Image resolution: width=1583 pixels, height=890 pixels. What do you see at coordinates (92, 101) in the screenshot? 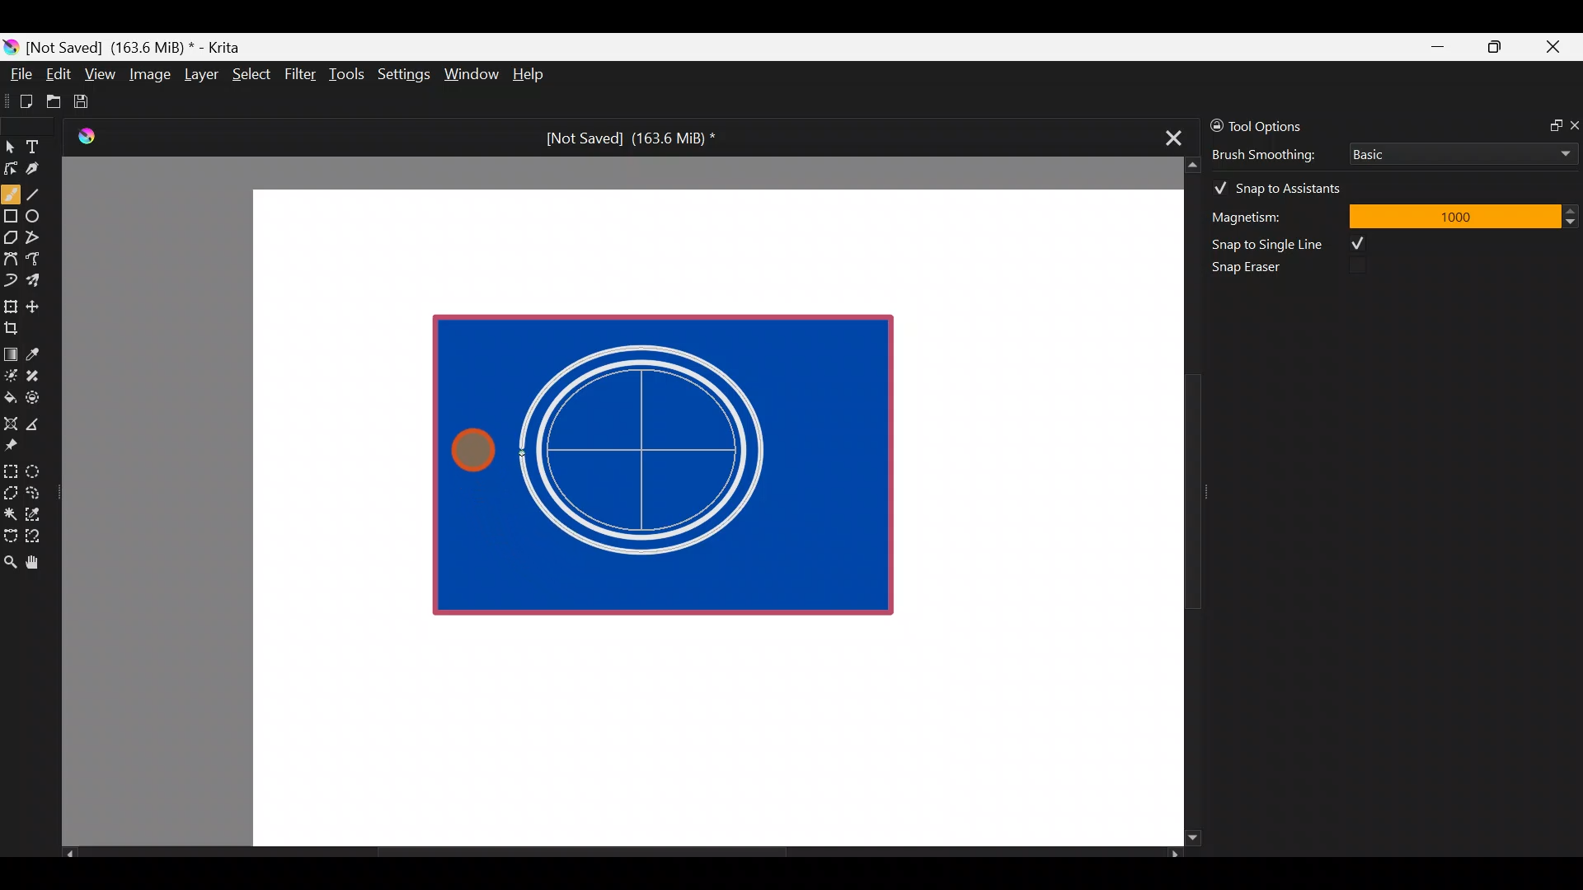
I see `Save` at bounding box center [92, 101].